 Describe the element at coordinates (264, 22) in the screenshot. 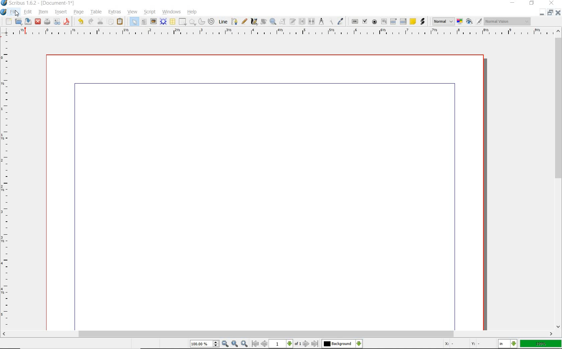

I see `rotate item` at that location.